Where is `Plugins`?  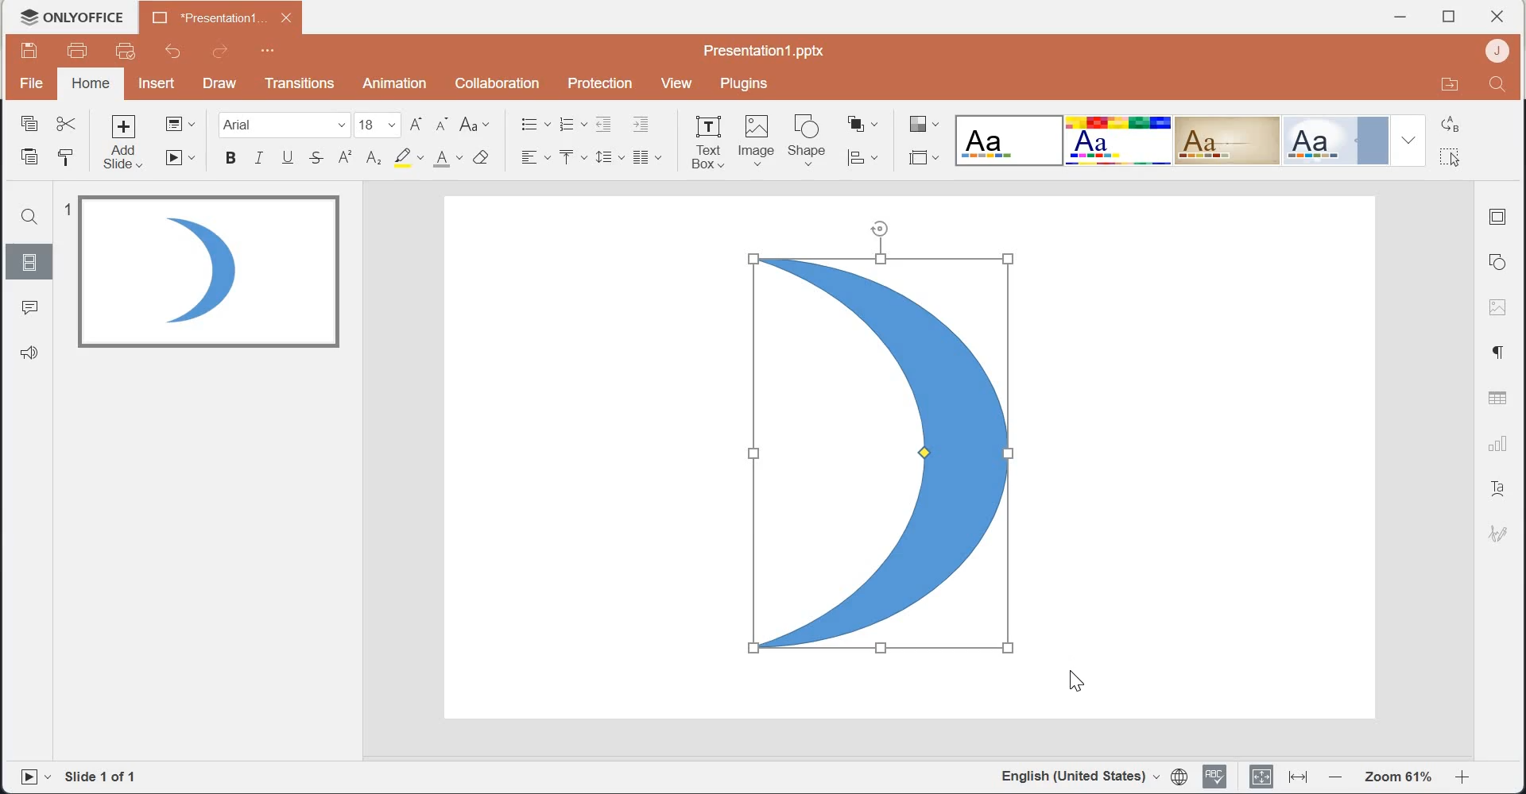
Plugins is located at coordinates (742, 85).